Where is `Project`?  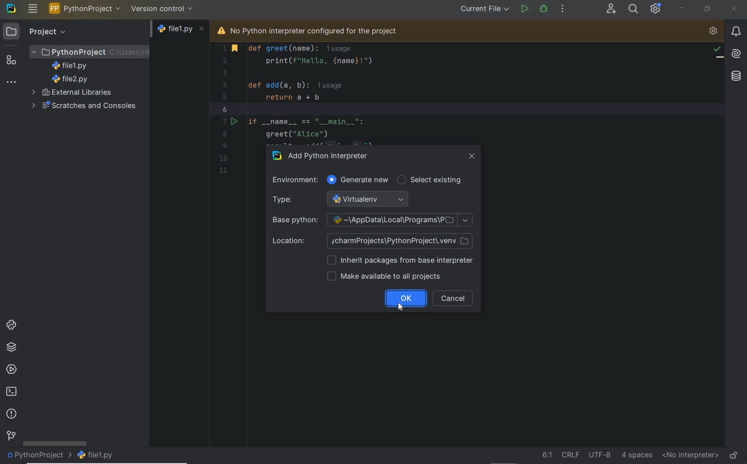
Project is located at coordinates (90, 51).